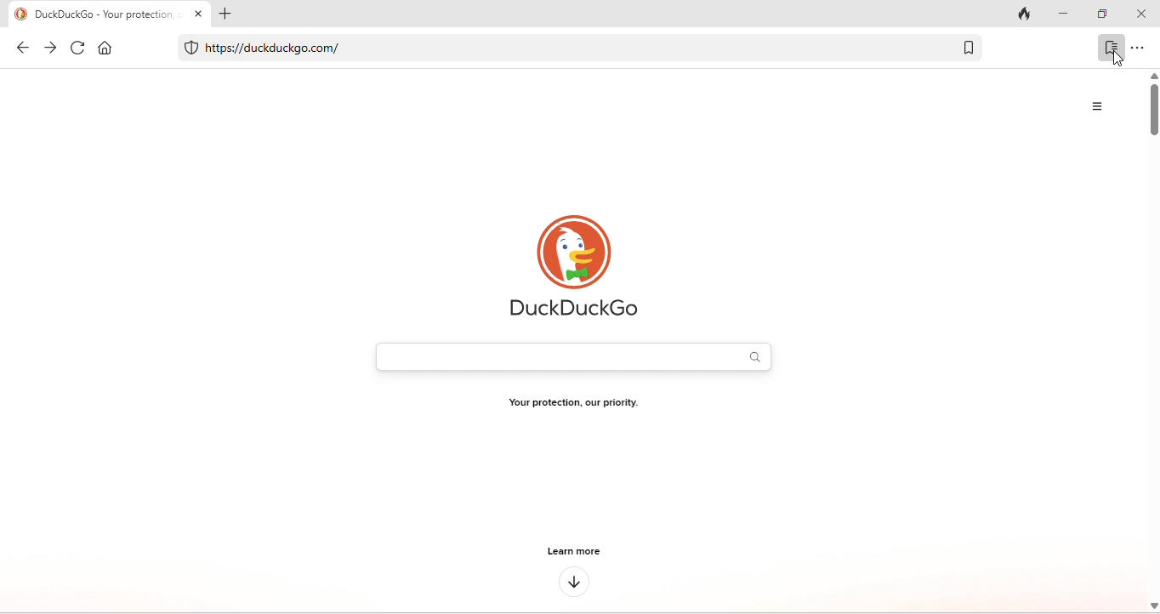 The width and height of the screenshot is (1160, 614). Describe the element at coordinates (1110, 48) in the screenshot. I see `bookmark` at that location.